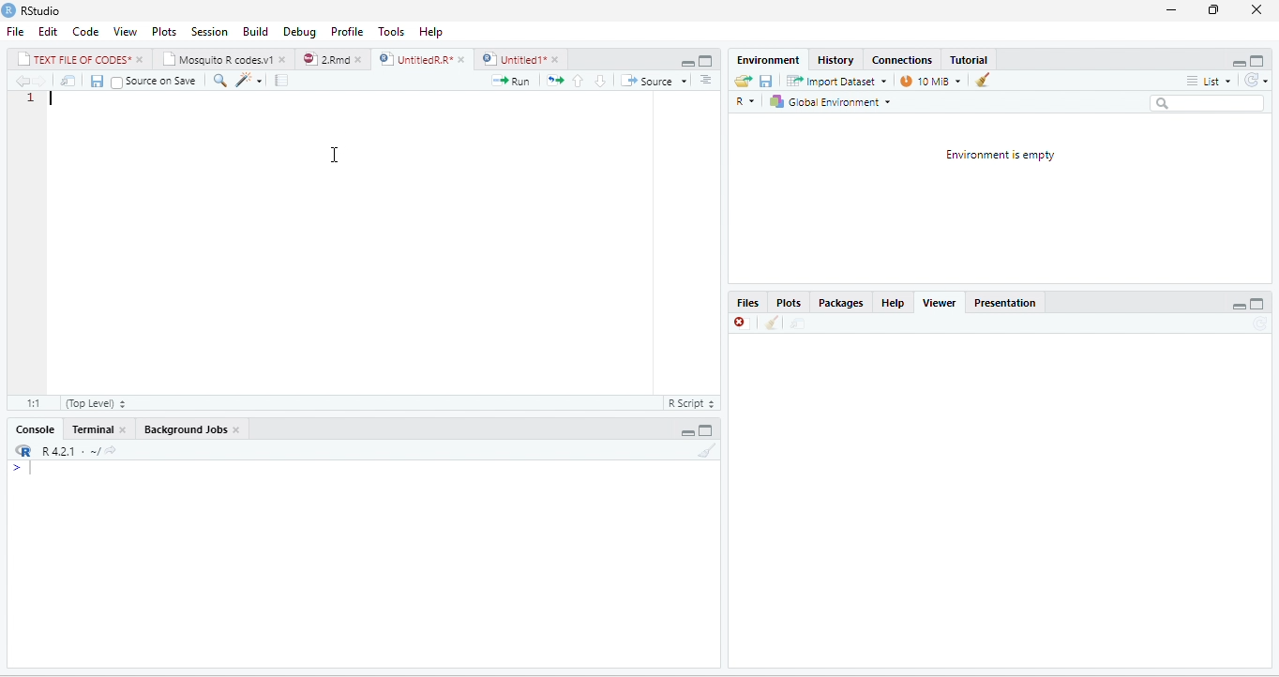  What do you see at coordinates (238, 429) in the screenshot?
I see `close` at bounding box center [238, 429].